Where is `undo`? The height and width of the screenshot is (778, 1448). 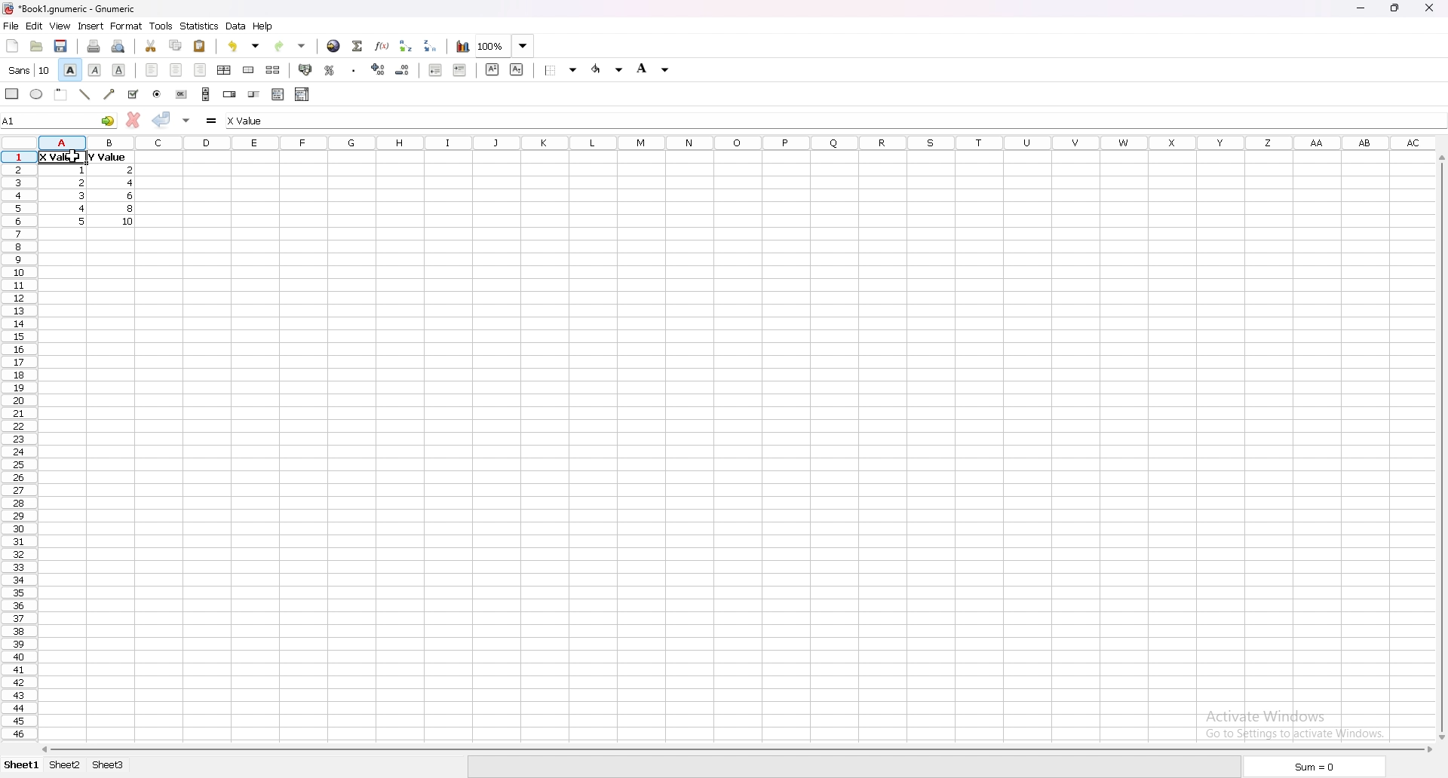 undo is located at coordinates (244, 46).